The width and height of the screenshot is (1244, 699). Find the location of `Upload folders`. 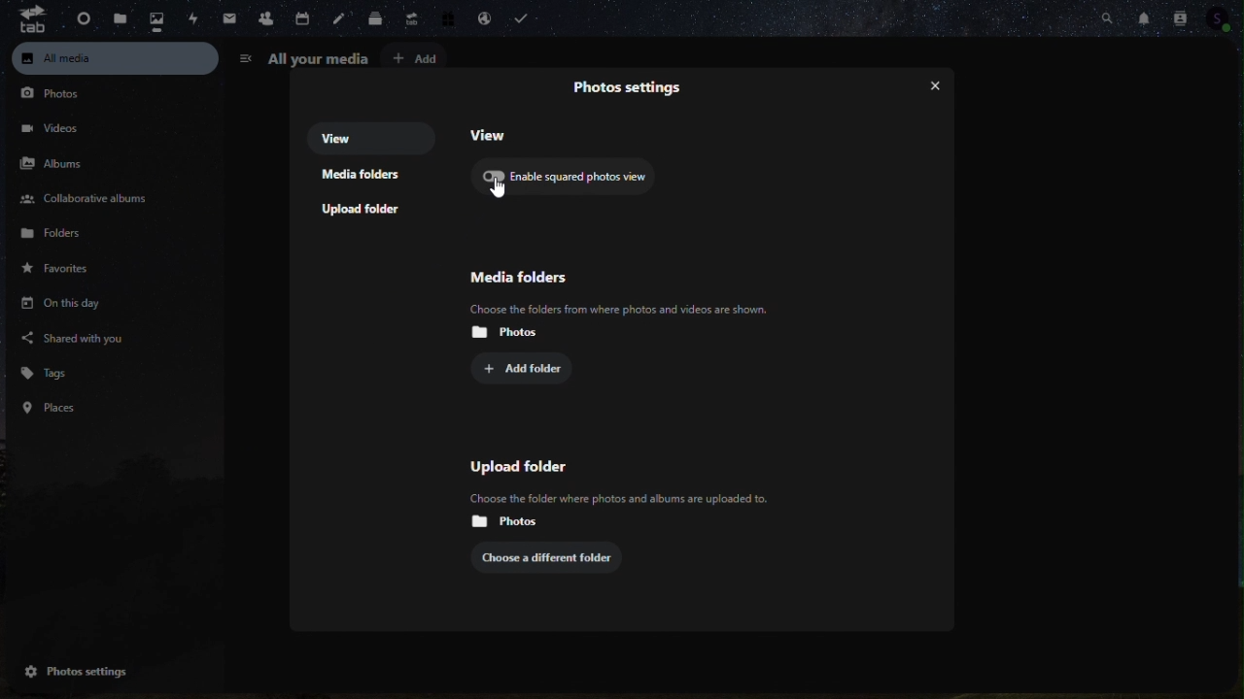

Upload folders is located at coordinates (369, 212).